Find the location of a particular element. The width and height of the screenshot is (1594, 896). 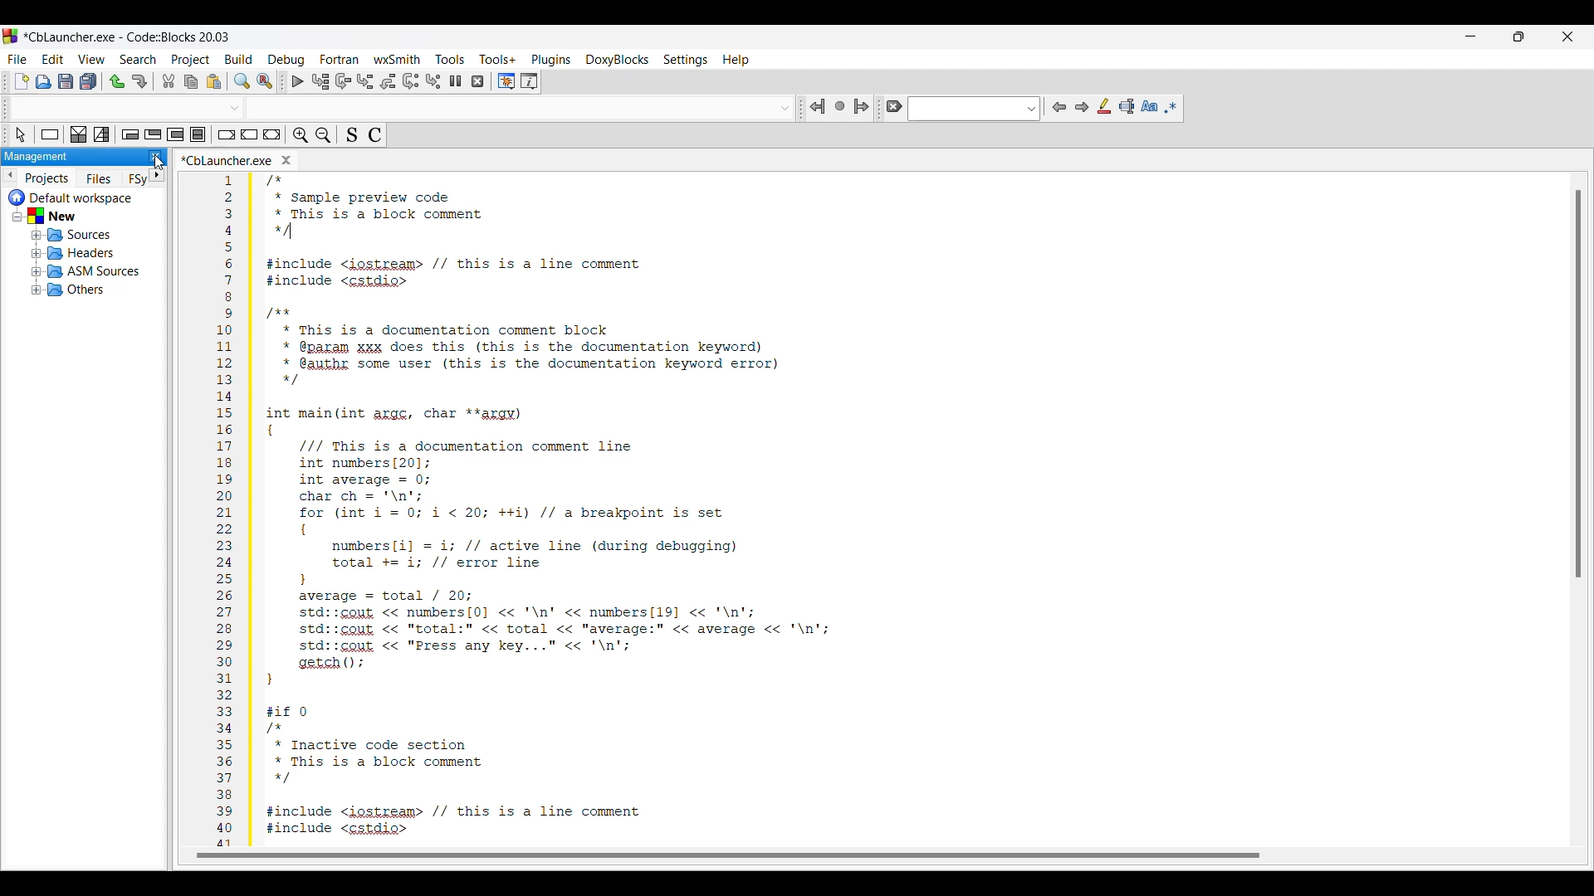

Next is located at coordinates (1081, 107).